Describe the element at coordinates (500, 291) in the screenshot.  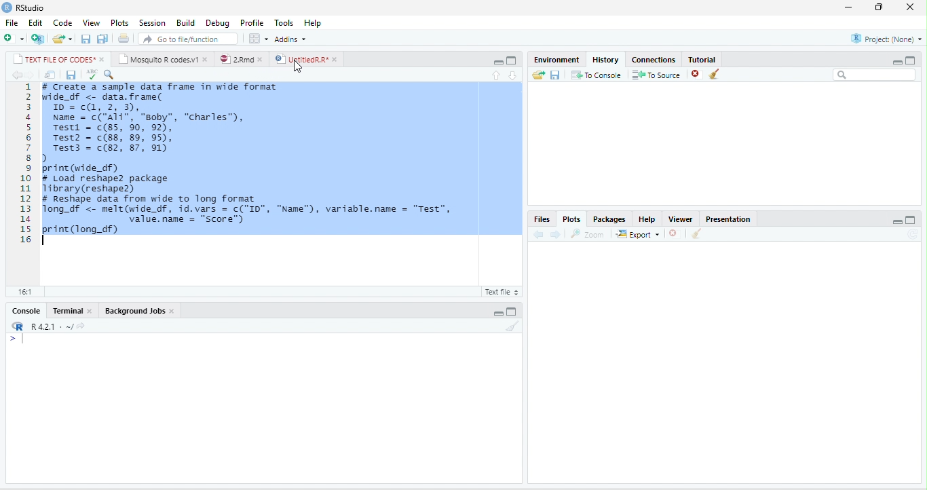
I see `Text file` at that location.